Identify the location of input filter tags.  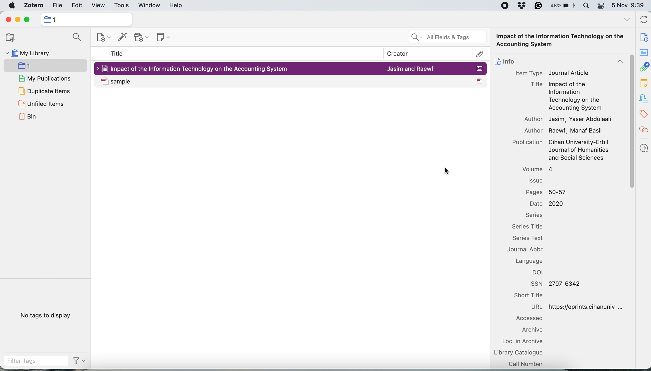
(37, 361).